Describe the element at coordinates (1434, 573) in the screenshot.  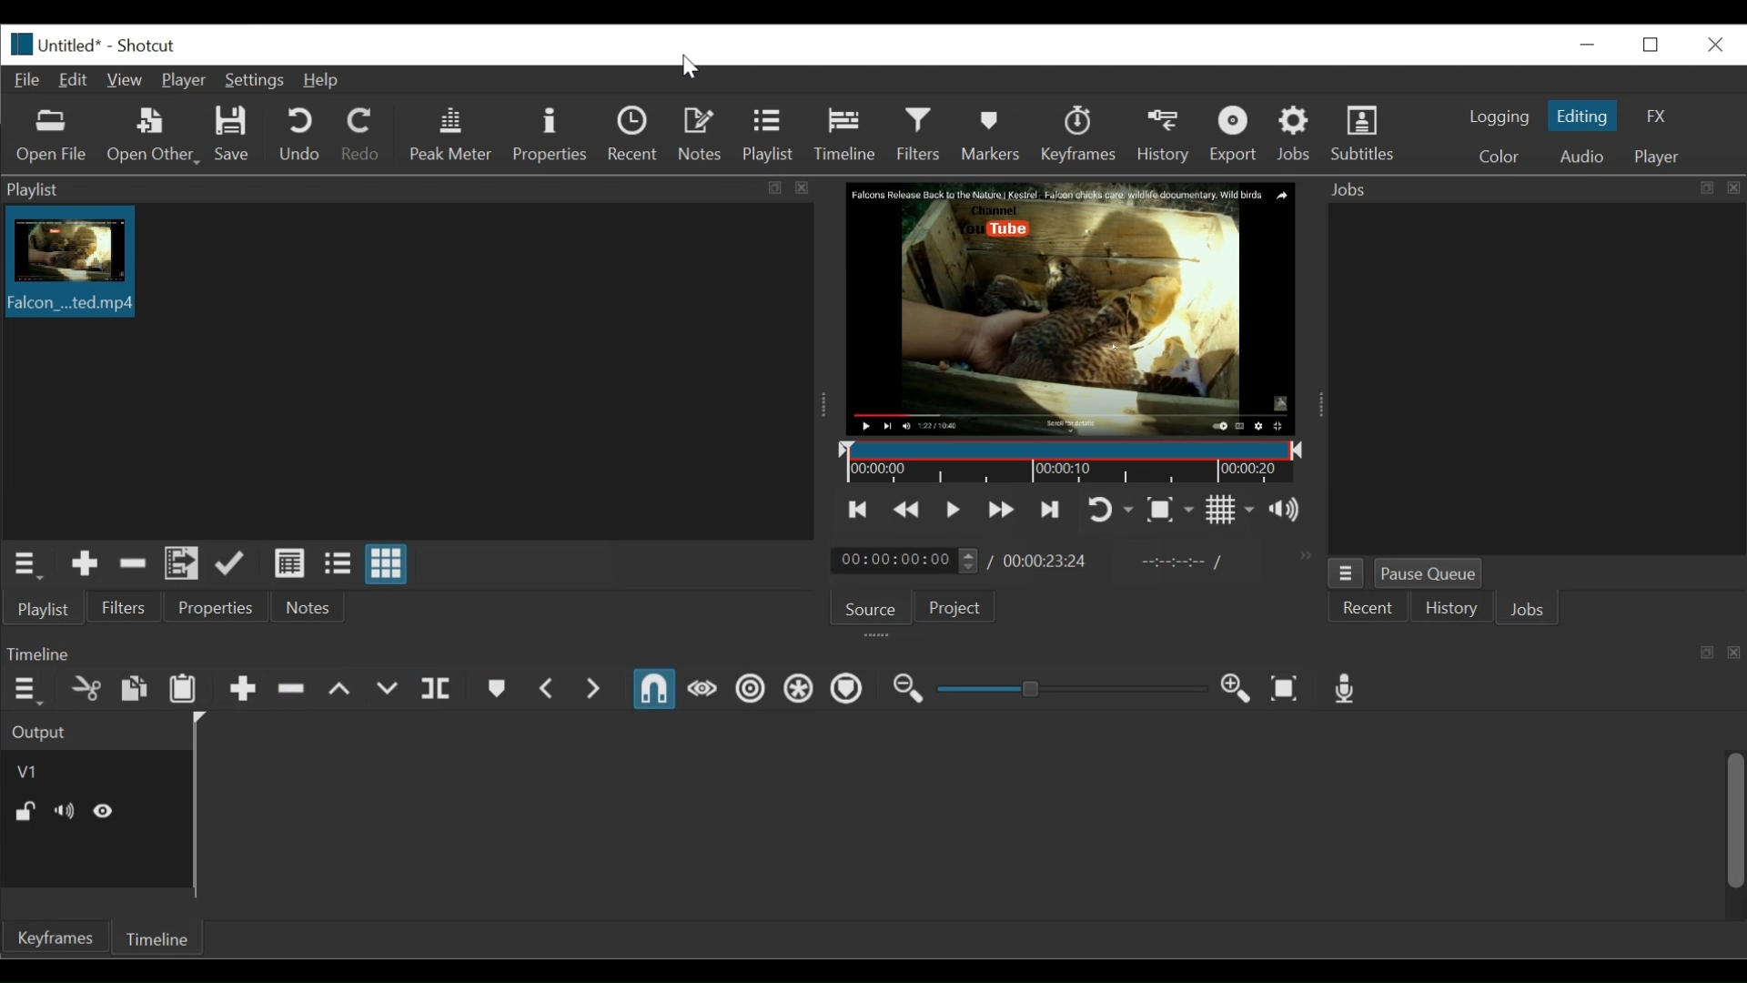
I see `Pause Queue` at that location.